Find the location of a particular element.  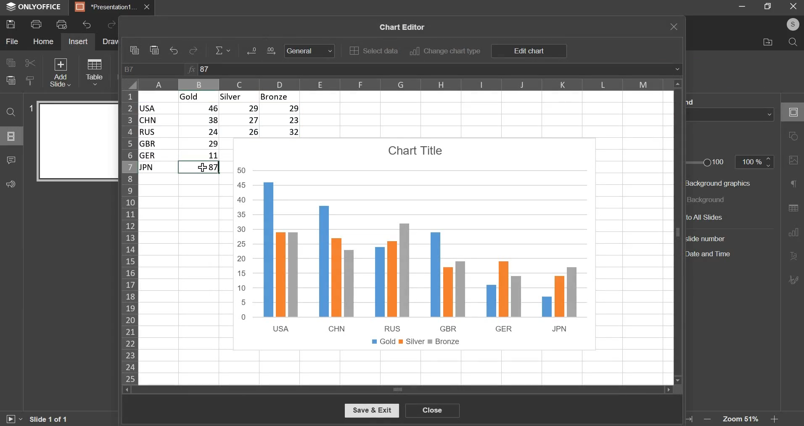

search is located at coordinates (793, 42).